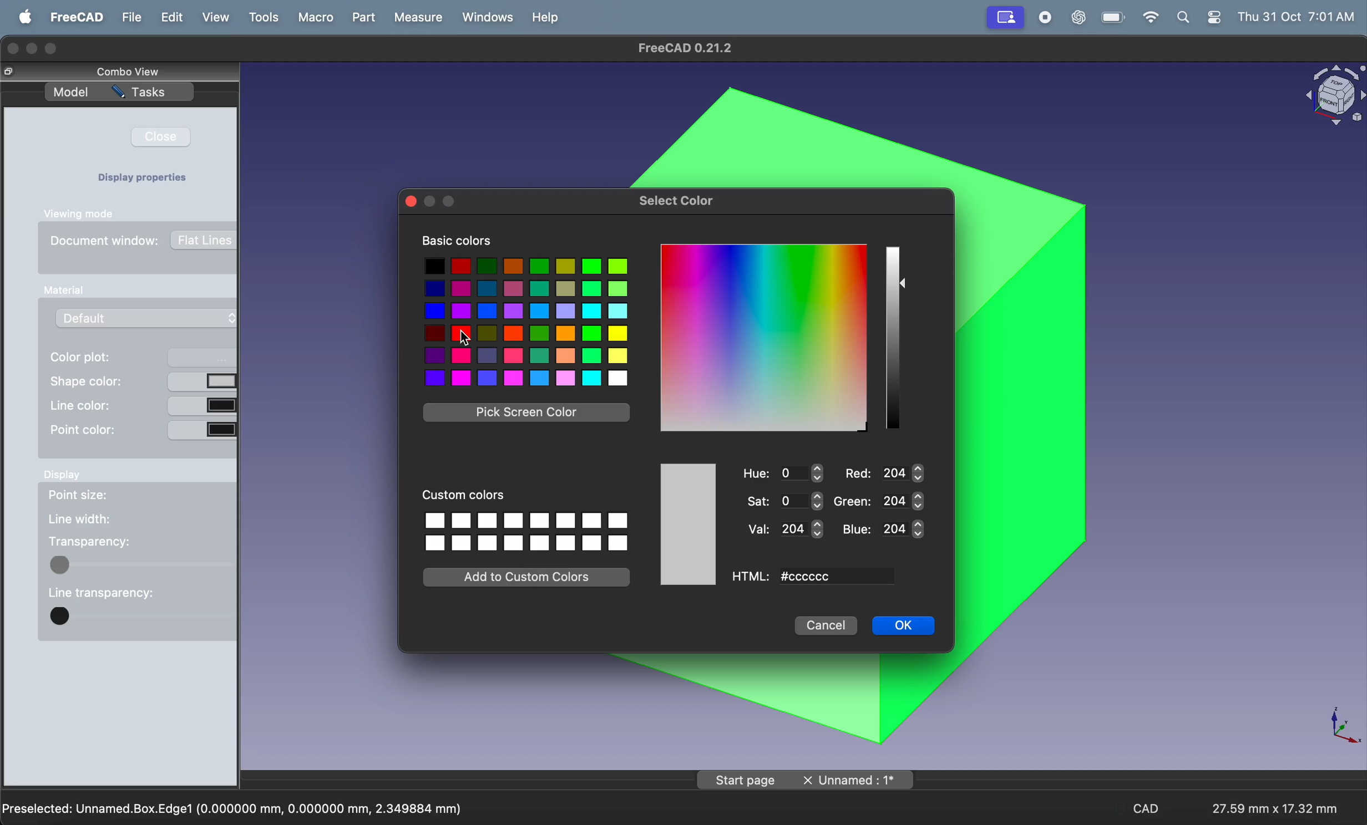  What do you see at coordinates (827, 627) in the screenshot?
I see `cancel` at bounding box center [827, 627].